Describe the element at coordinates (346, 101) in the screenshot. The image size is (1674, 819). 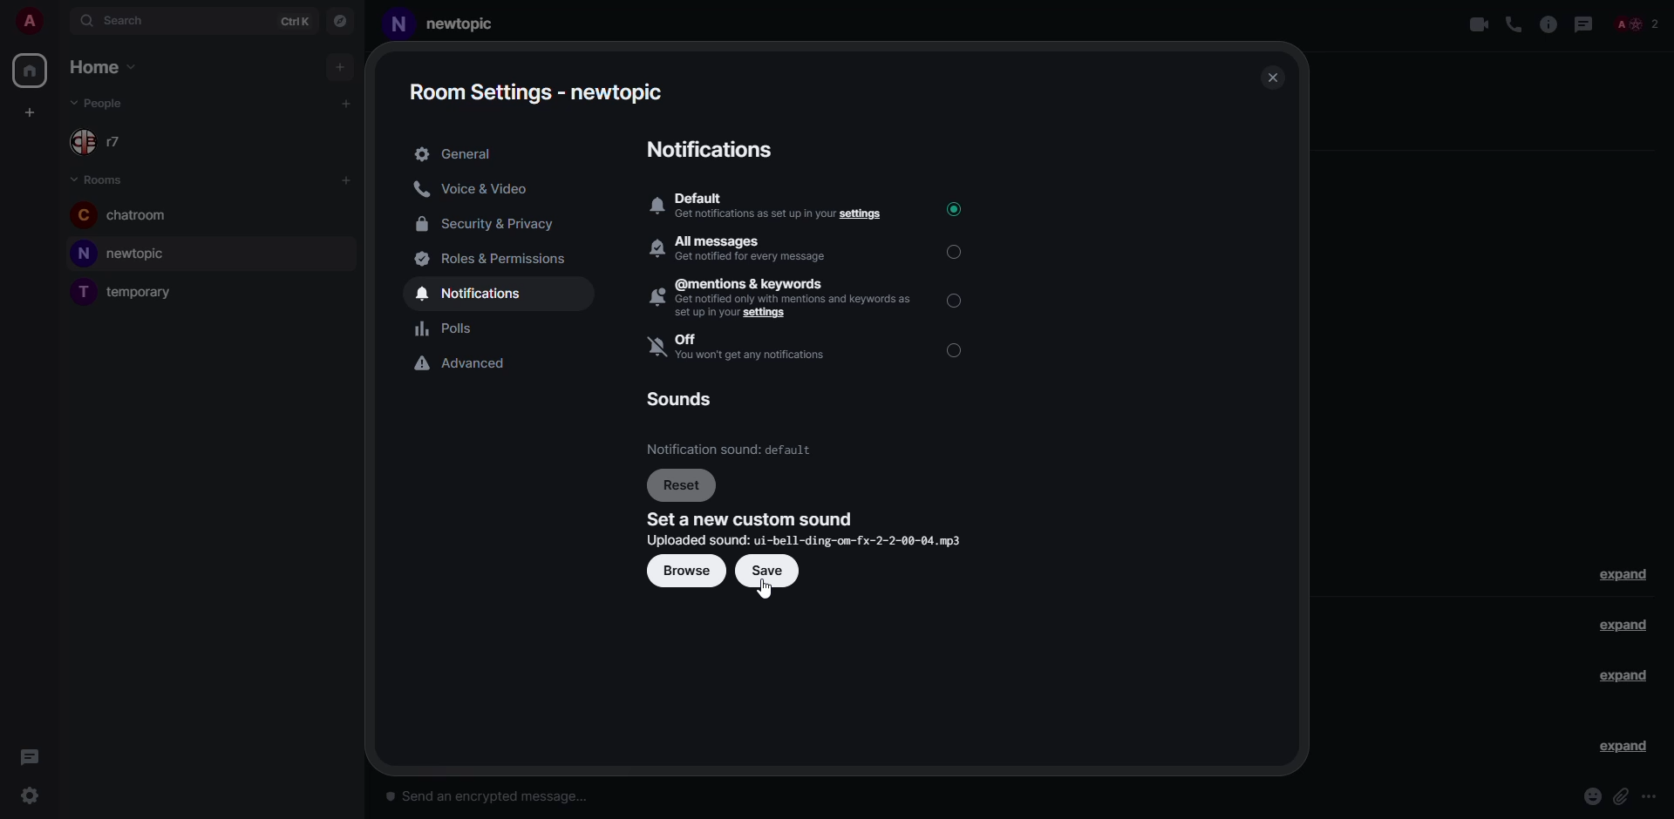
I see `add` at that location.